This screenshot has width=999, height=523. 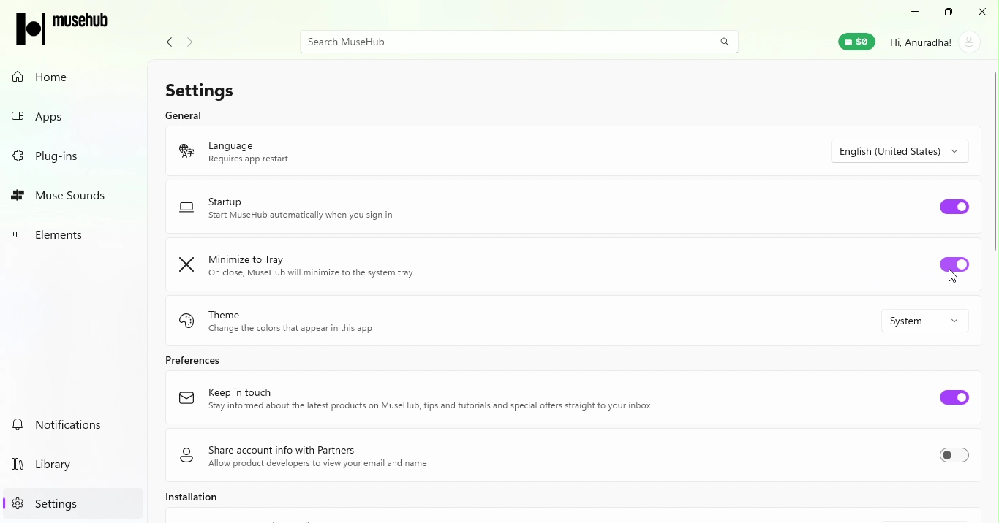 I want to click on scroll bar, so click(x=992, y=160).